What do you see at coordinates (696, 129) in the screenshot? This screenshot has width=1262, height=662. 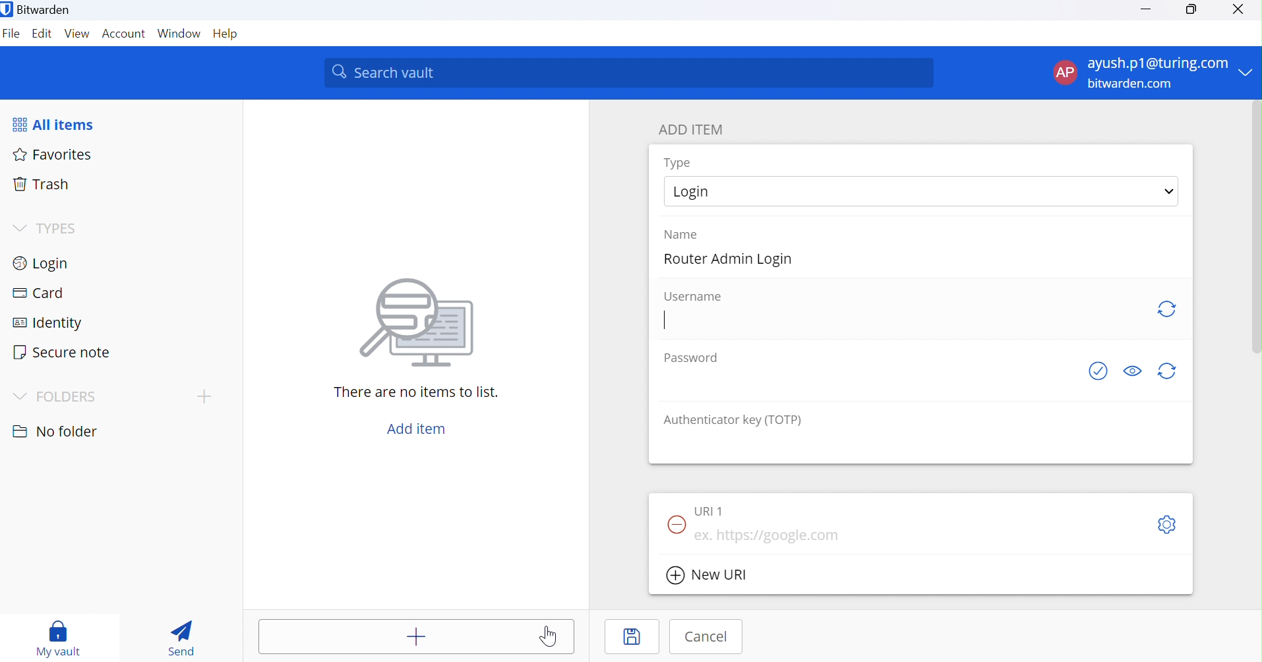 I see `ADD ITEM` at bounding box center [696, 129].